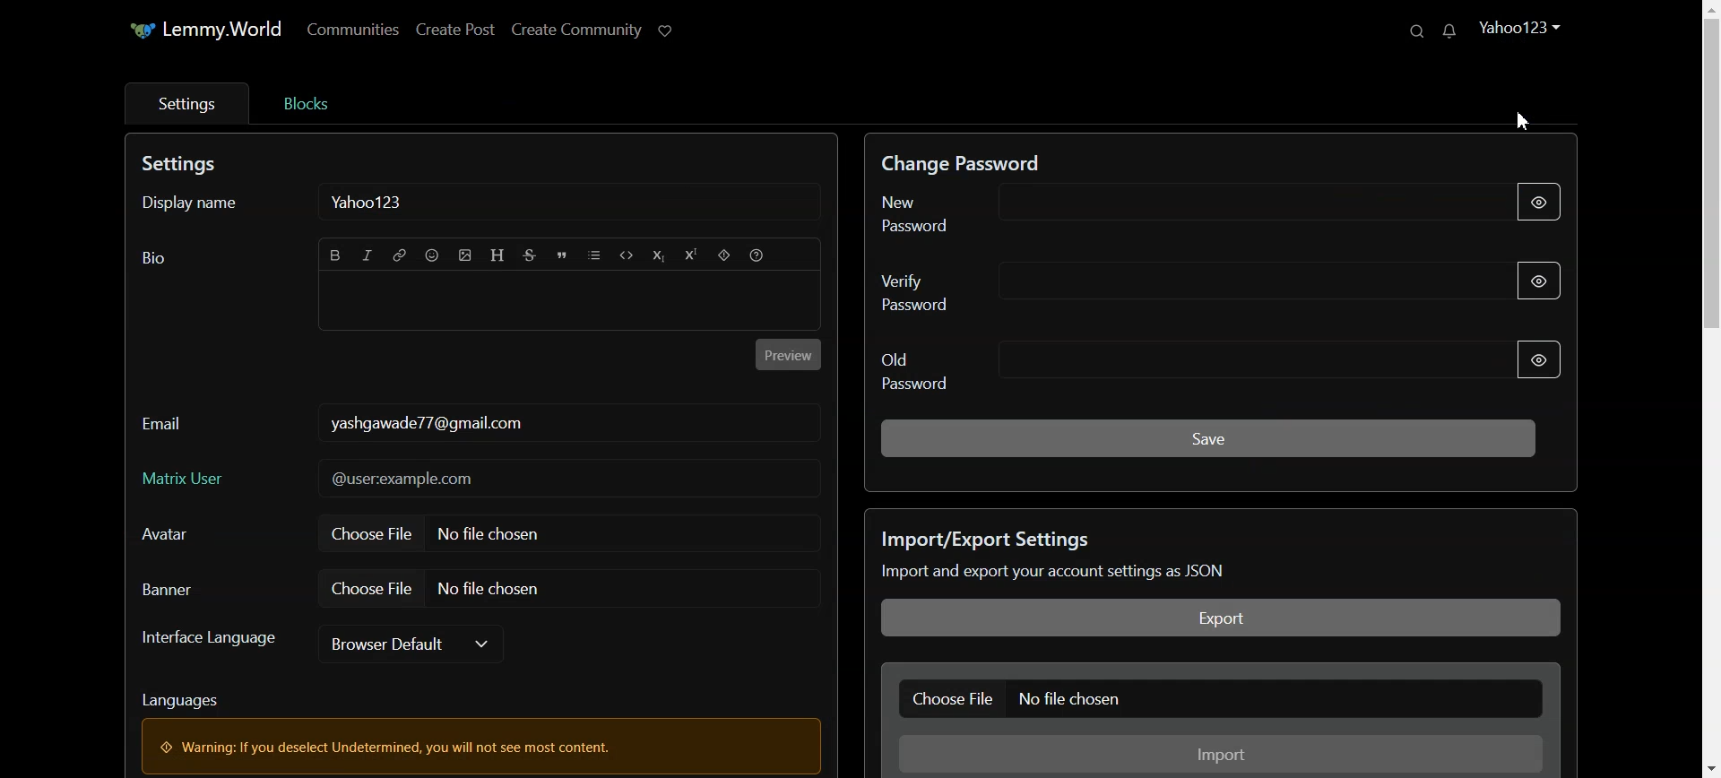 The height and width of the screenshot is (778, 1721). Describe the element at coordinates (1537, 359) in the screenshot. I see `Show Password` at that location.